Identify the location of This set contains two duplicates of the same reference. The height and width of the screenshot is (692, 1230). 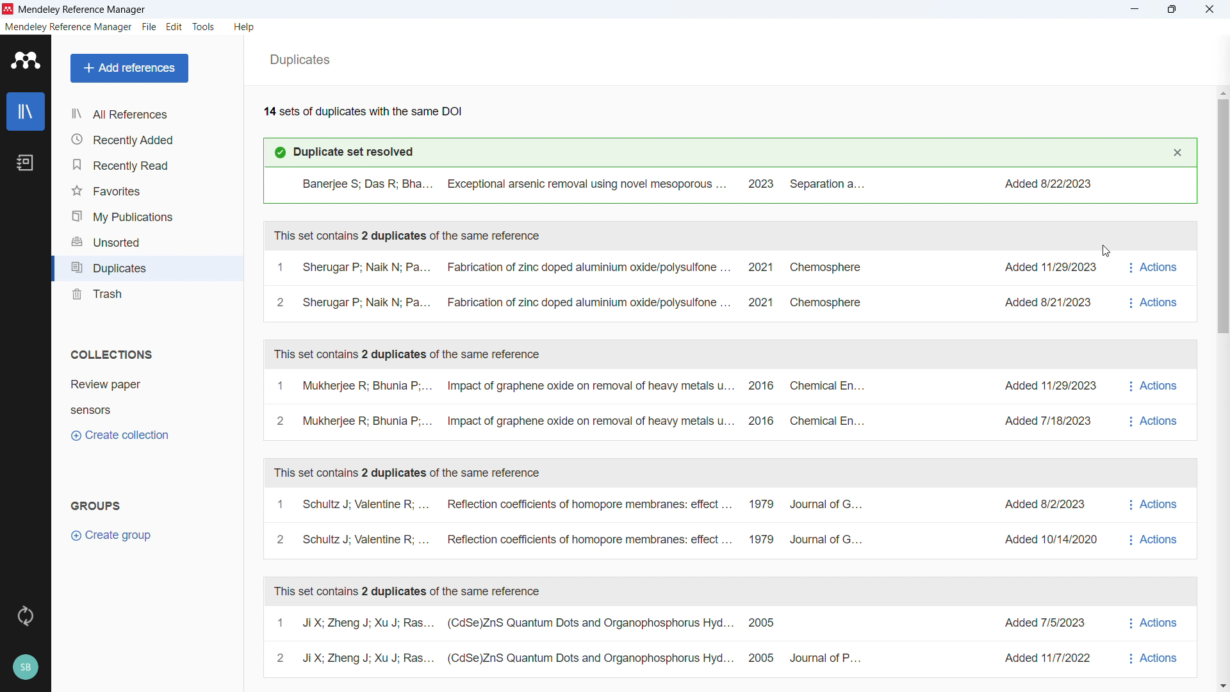
(409, 591).